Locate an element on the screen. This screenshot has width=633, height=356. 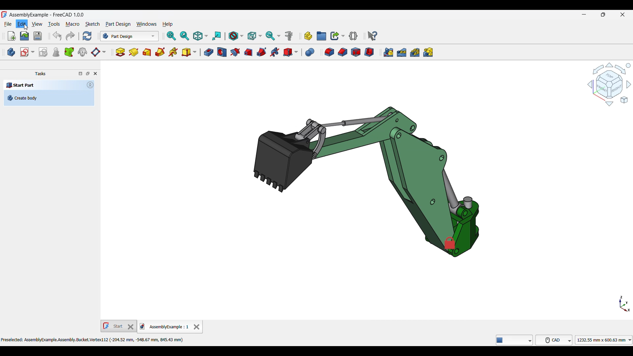
cursor is located at coordinates (27, 29).